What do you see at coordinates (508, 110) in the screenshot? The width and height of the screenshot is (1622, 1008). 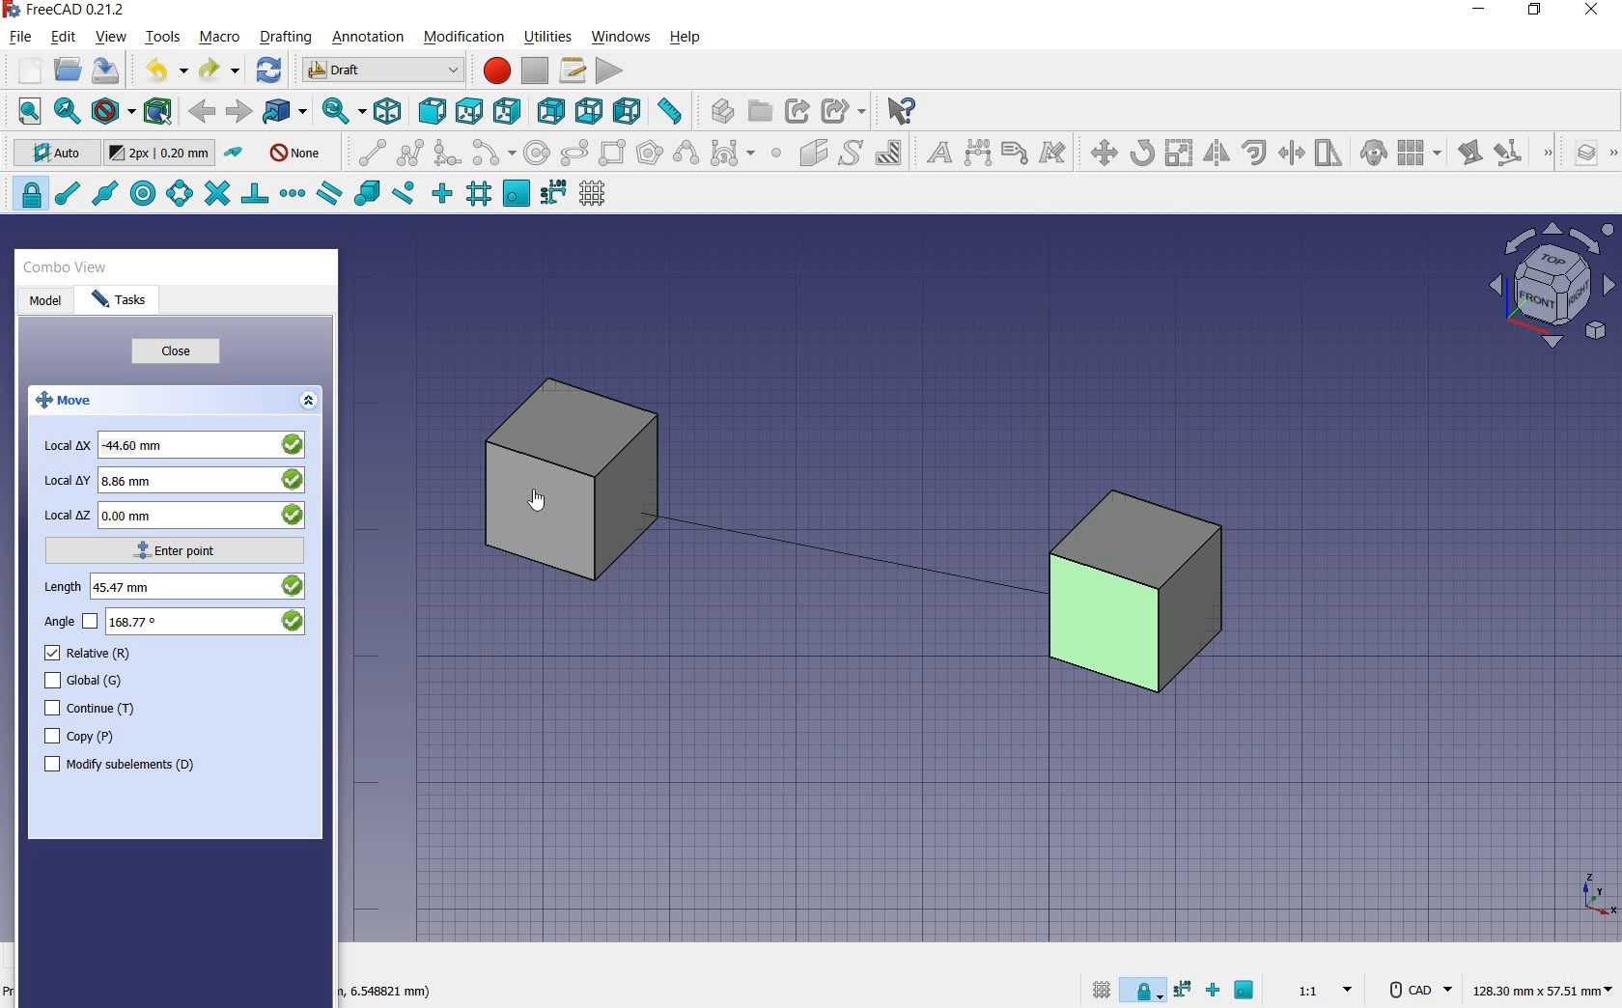 I see `right` at bounding box center [508, 110].